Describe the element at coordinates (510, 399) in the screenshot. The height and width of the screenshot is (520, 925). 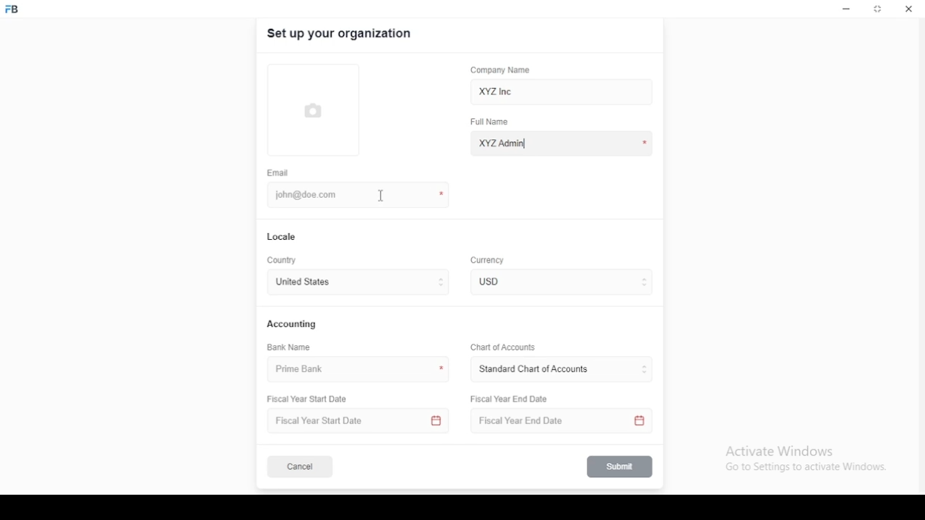
I see `Fiscal Year End Date` at that location.